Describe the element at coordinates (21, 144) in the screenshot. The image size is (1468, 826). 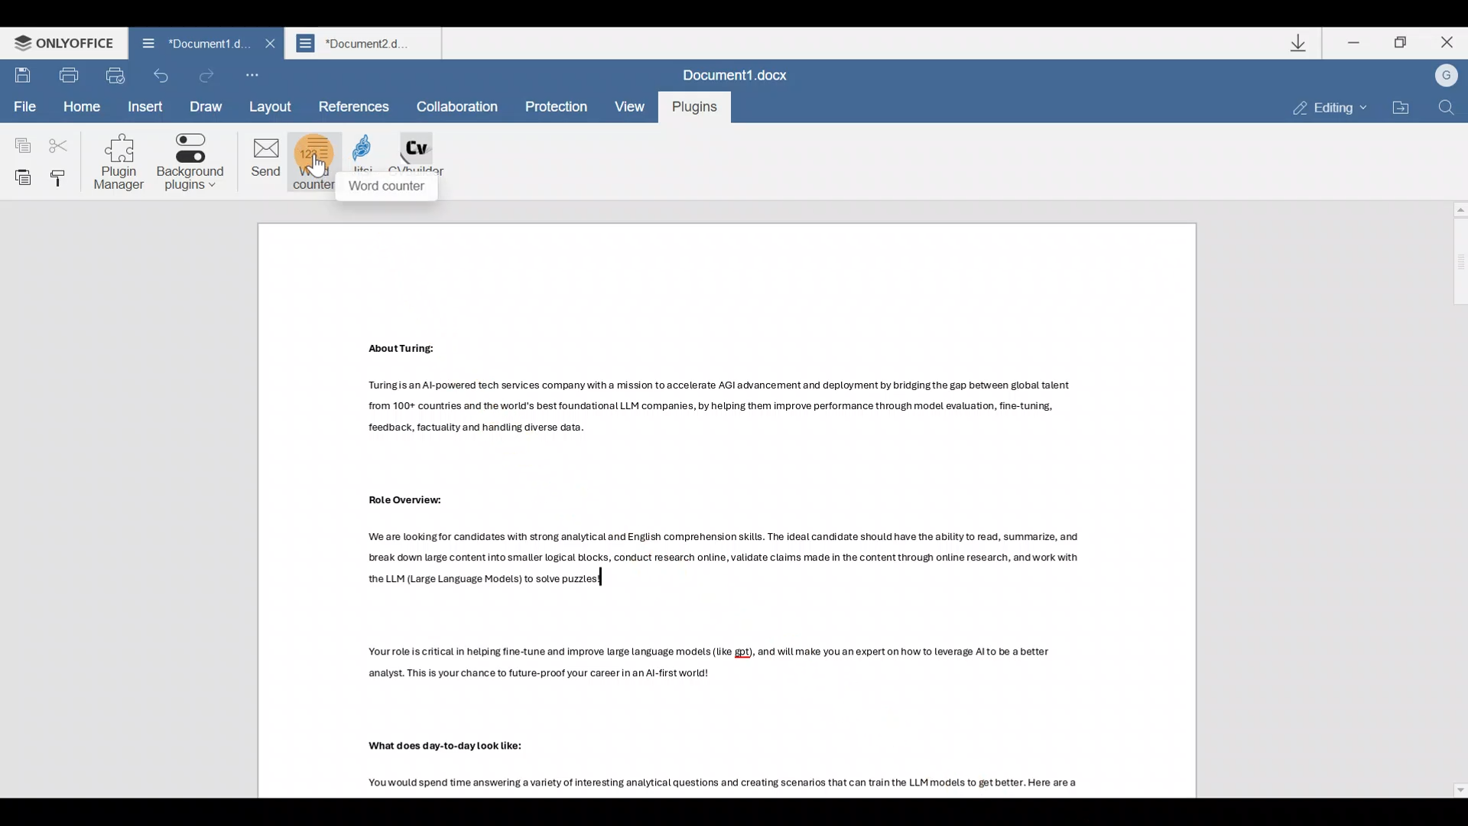
I see `Copy` at that location.